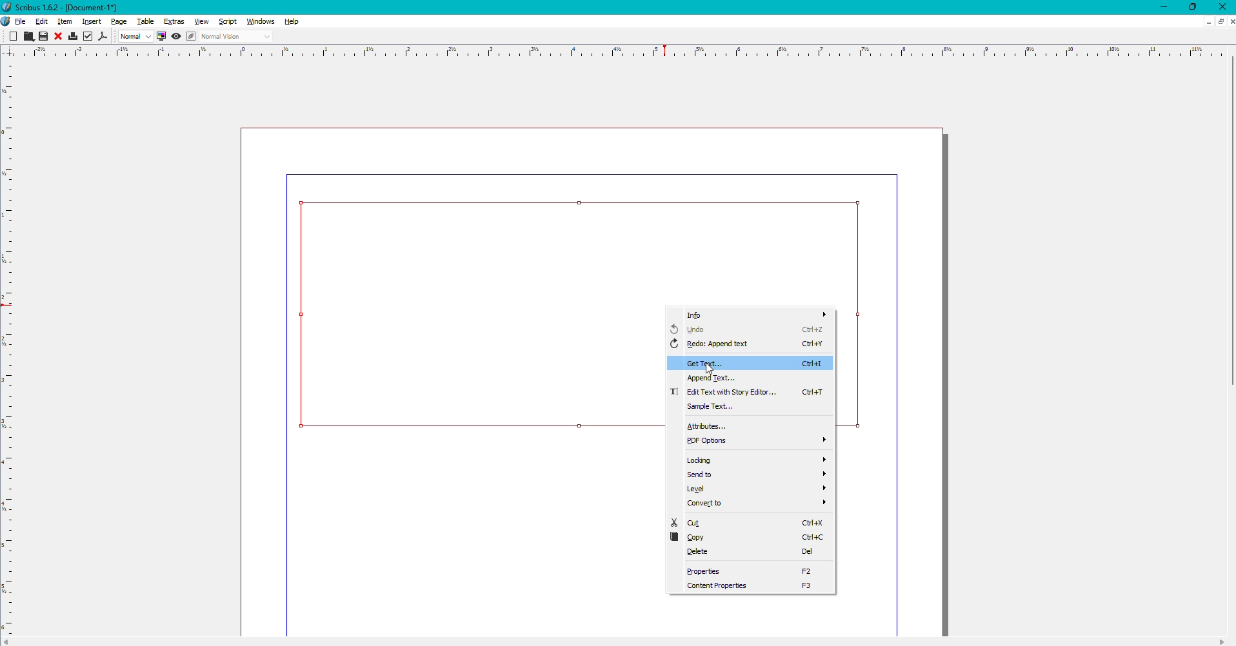  I want to click on scale, so click(619, 50).